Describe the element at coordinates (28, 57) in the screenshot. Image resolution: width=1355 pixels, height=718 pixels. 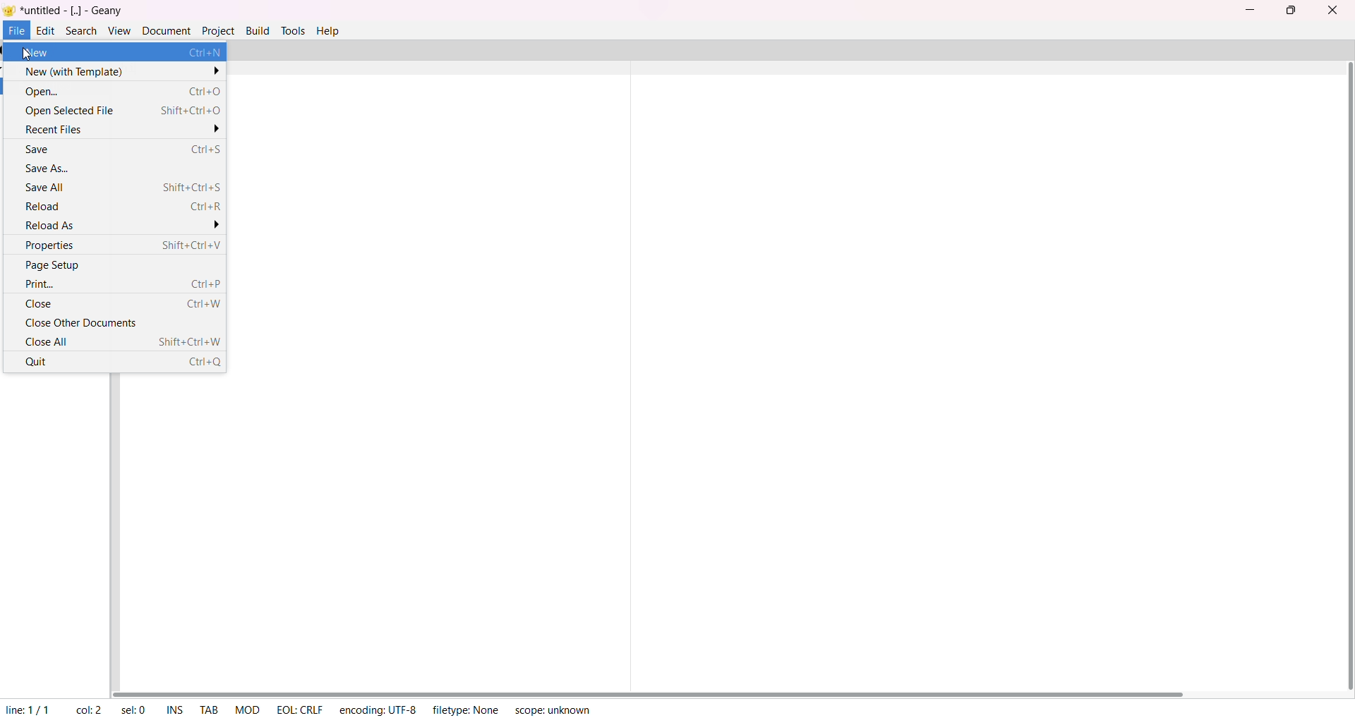
I see `cursor` at that location.